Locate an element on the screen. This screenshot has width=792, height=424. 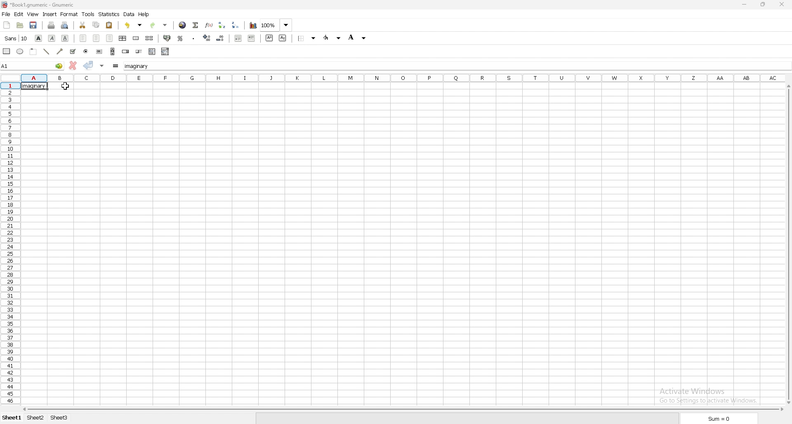
selected cells is located at coordinates (32, 65).